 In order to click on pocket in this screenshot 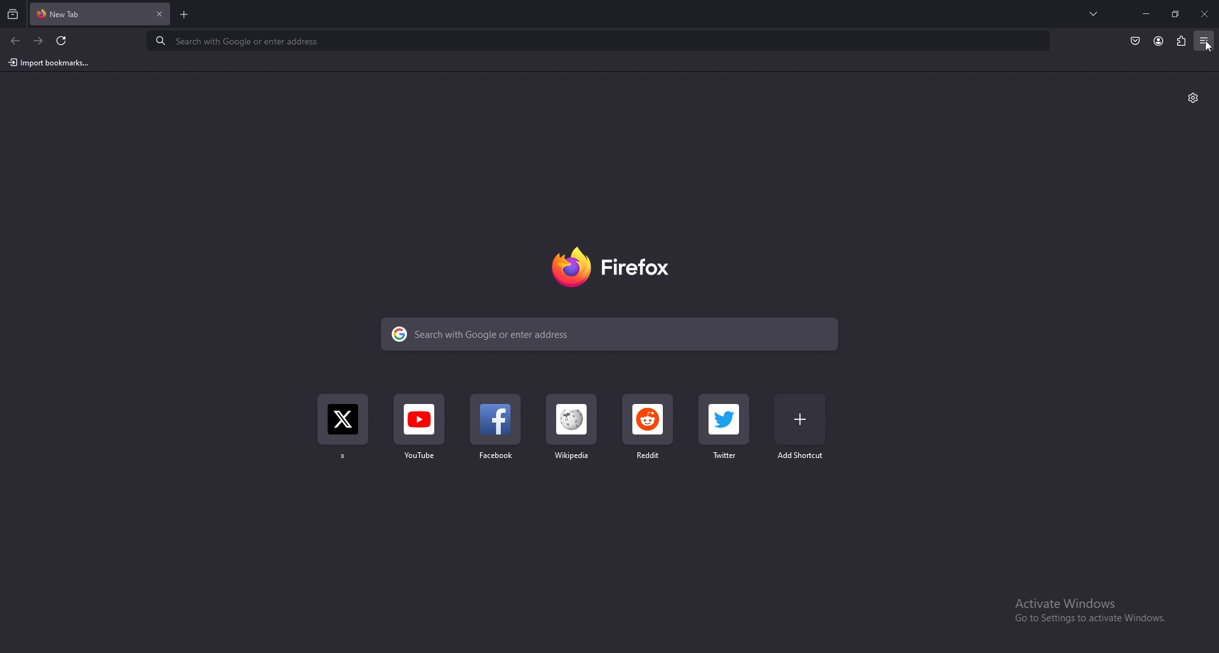, I will do `click(1135, 41)`.